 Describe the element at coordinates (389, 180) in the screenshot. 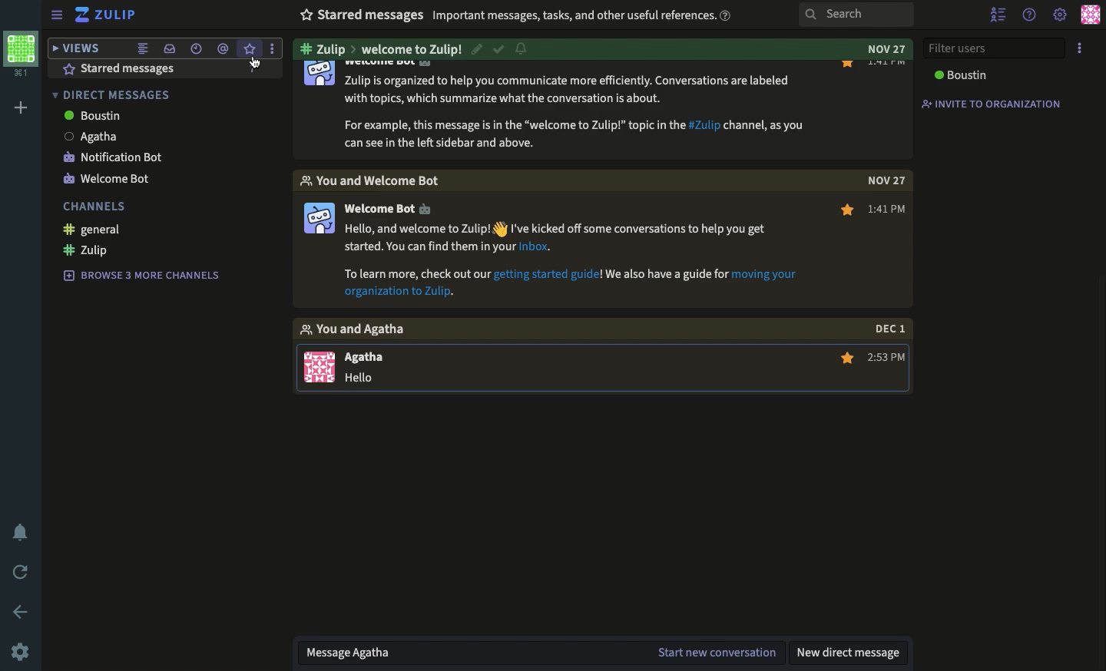

I see `you and welcome bot` at that location.